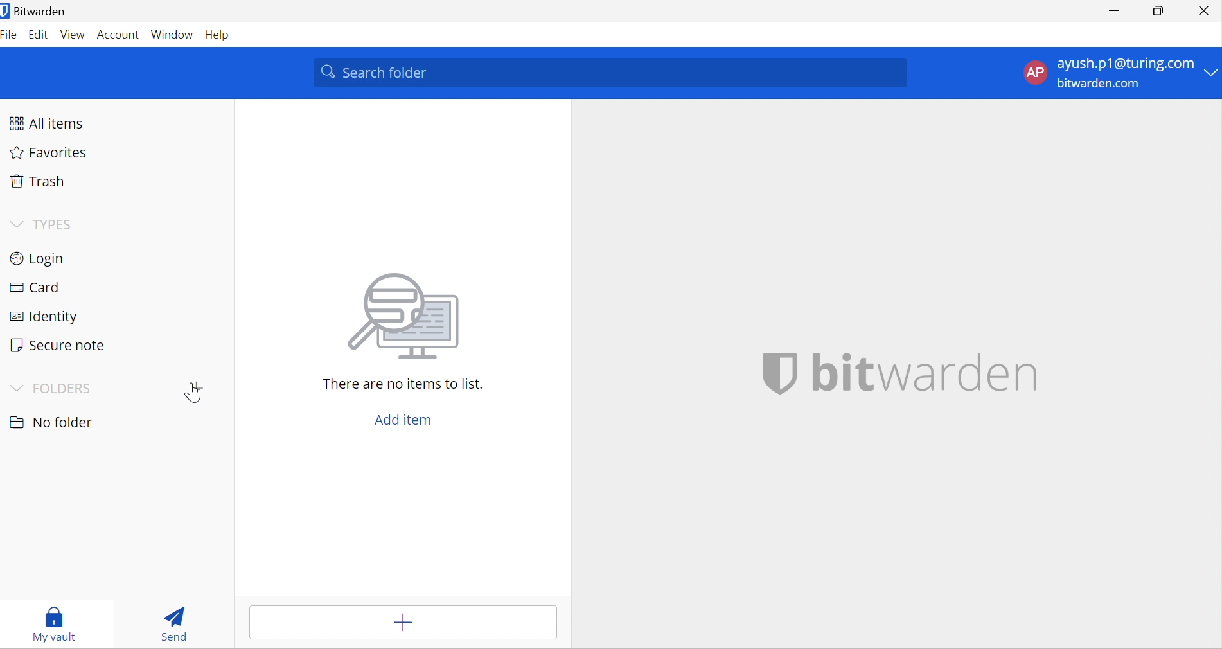 The height and width of the screenshot is (649, 1222). I want to click on Image, so click(407, 317).